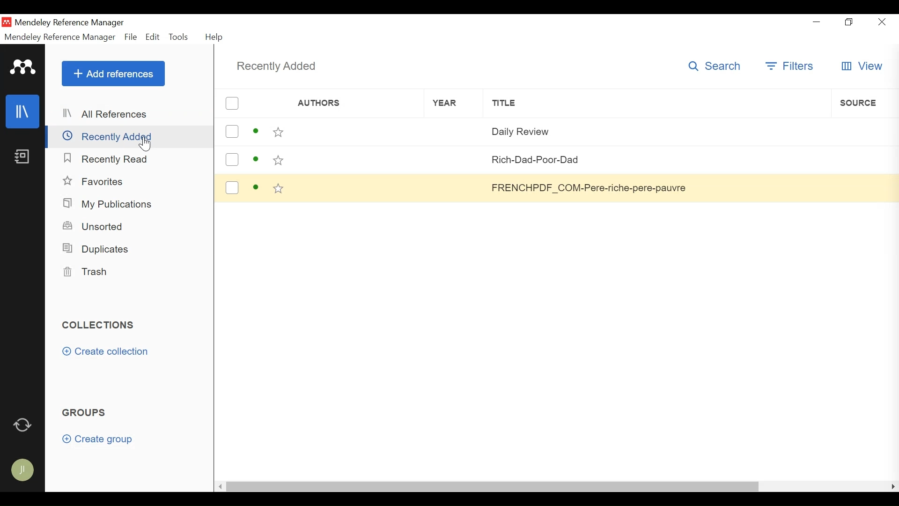 The image size is (899, 506). What do you see at coordinates (862, 129) in the screenshot?
I see `Source` at bounding box center [862, 129].